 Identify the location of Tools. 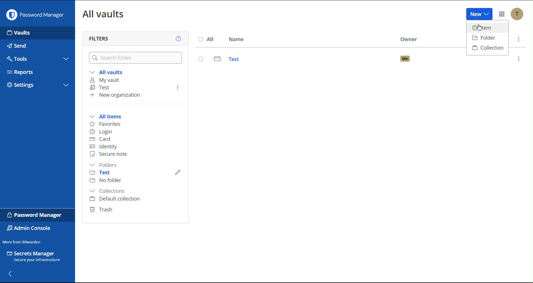
(37, 57).